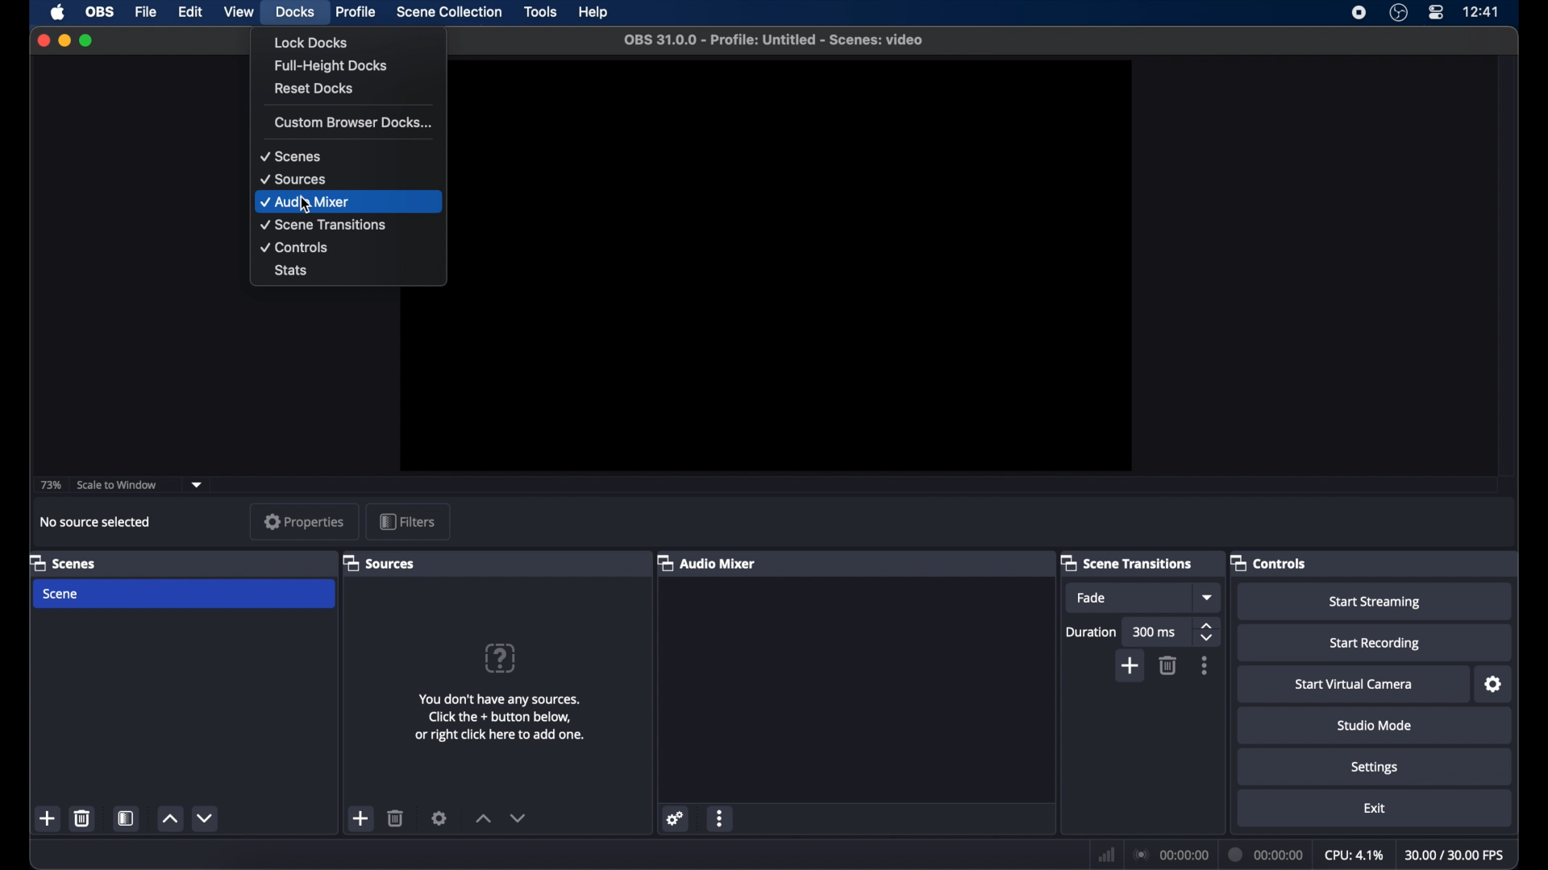 This screenshot has width=1548, height=870. I want to click on tools, so click(540, 12).